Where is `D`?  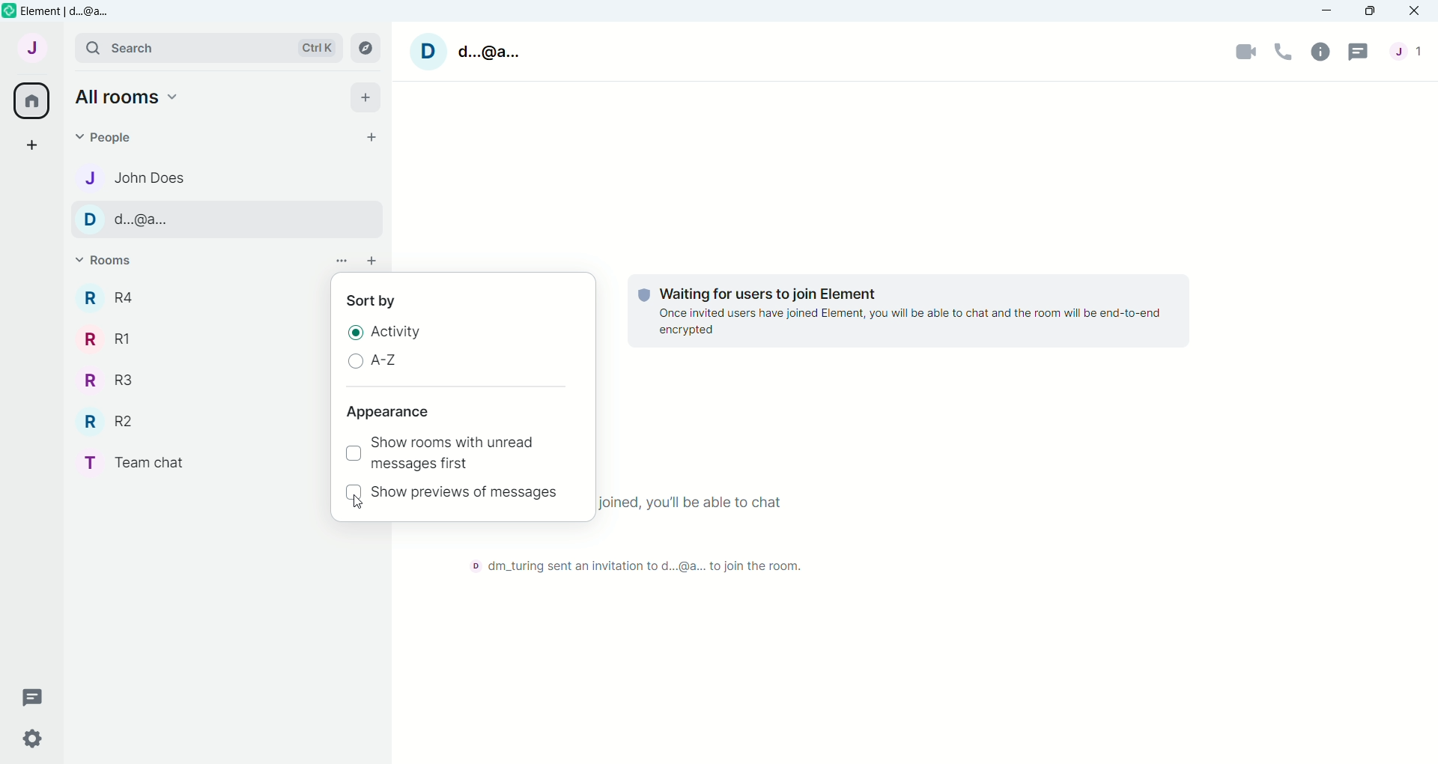 D is located at coordinates (429, 51).